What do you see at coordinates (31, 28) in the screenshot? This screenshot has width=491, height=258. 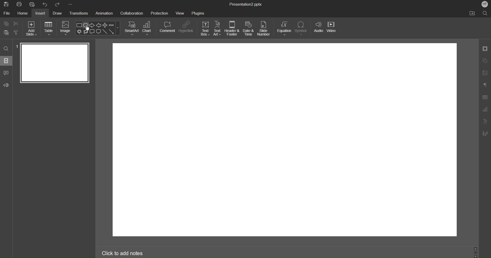 I see `Add Size` at bounding box center [31, 28].